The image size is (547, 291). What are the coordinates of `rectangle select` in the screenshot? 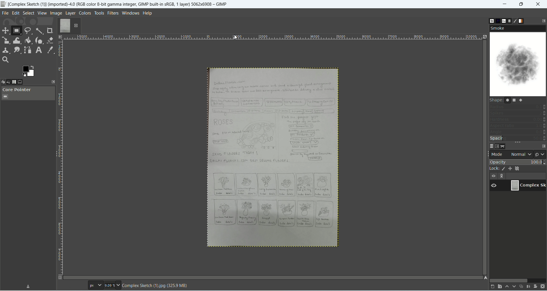 It's located at (17, 30).